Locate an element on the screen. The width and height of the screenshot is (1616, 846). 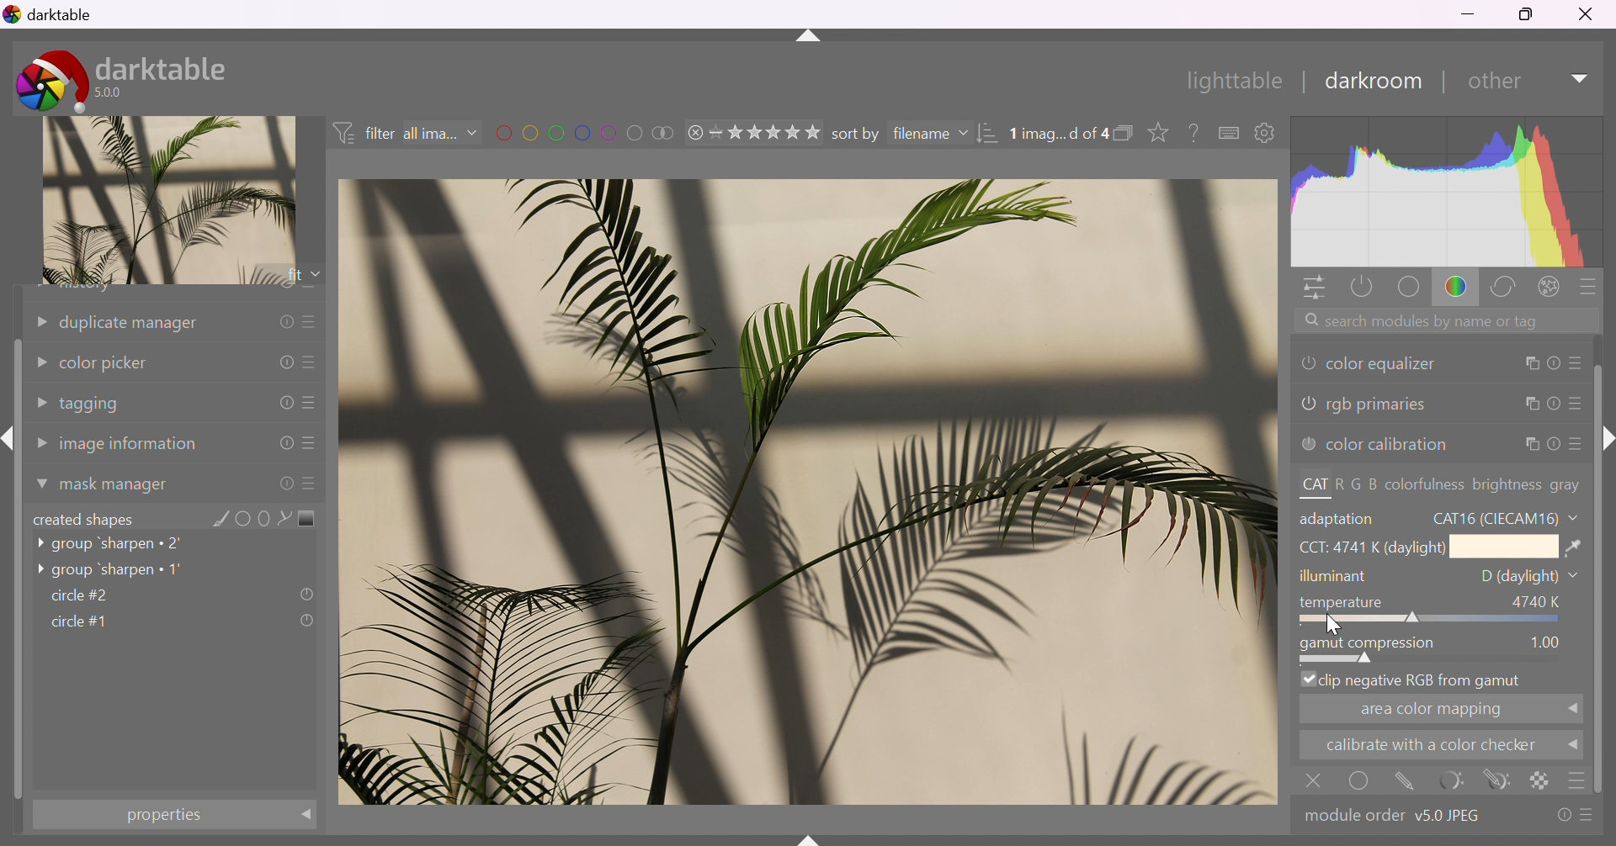
cursor is located at coordinates (1337, 627).